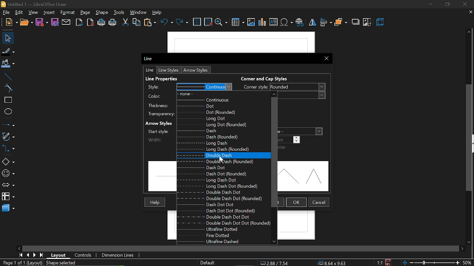  Describe the element at coordinates (101, 23) in the screenshot. I see `print directly` at that location.